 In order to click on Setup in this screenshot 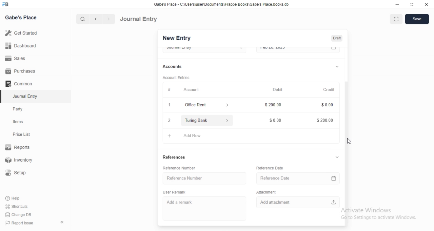, I will do `click(18, 173)`.